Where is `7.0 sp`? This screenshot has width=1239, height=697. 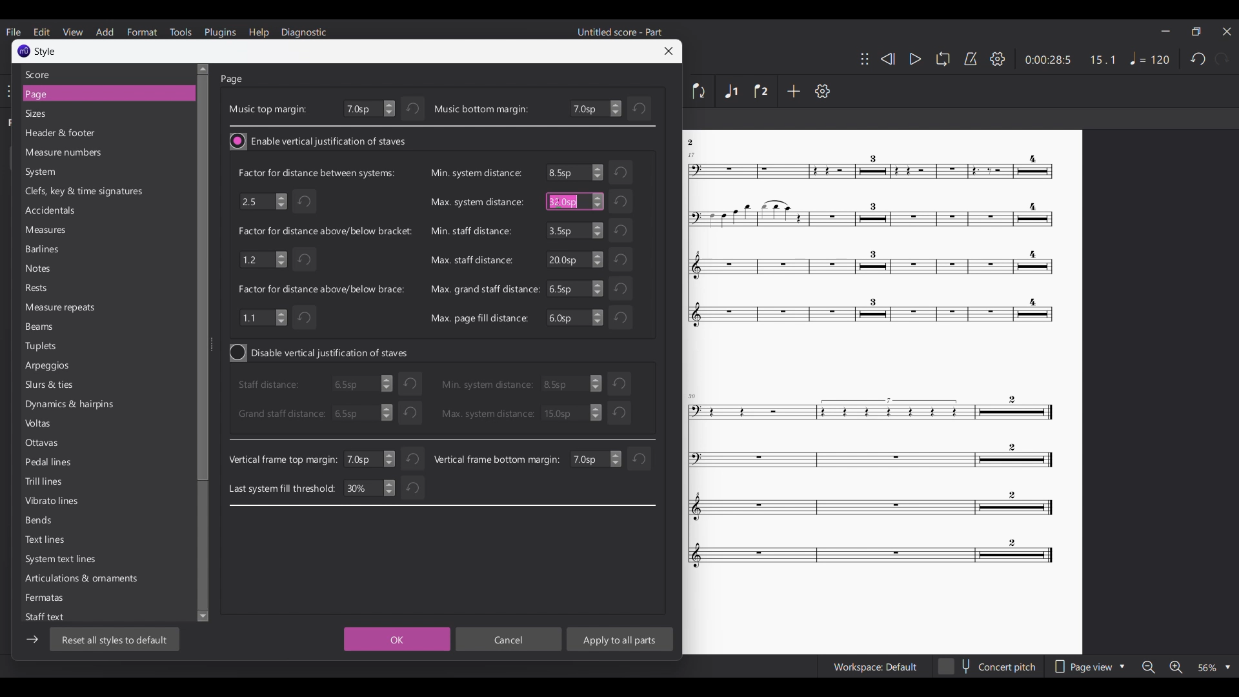 7.0 sp is located at coordinates (370, 459).